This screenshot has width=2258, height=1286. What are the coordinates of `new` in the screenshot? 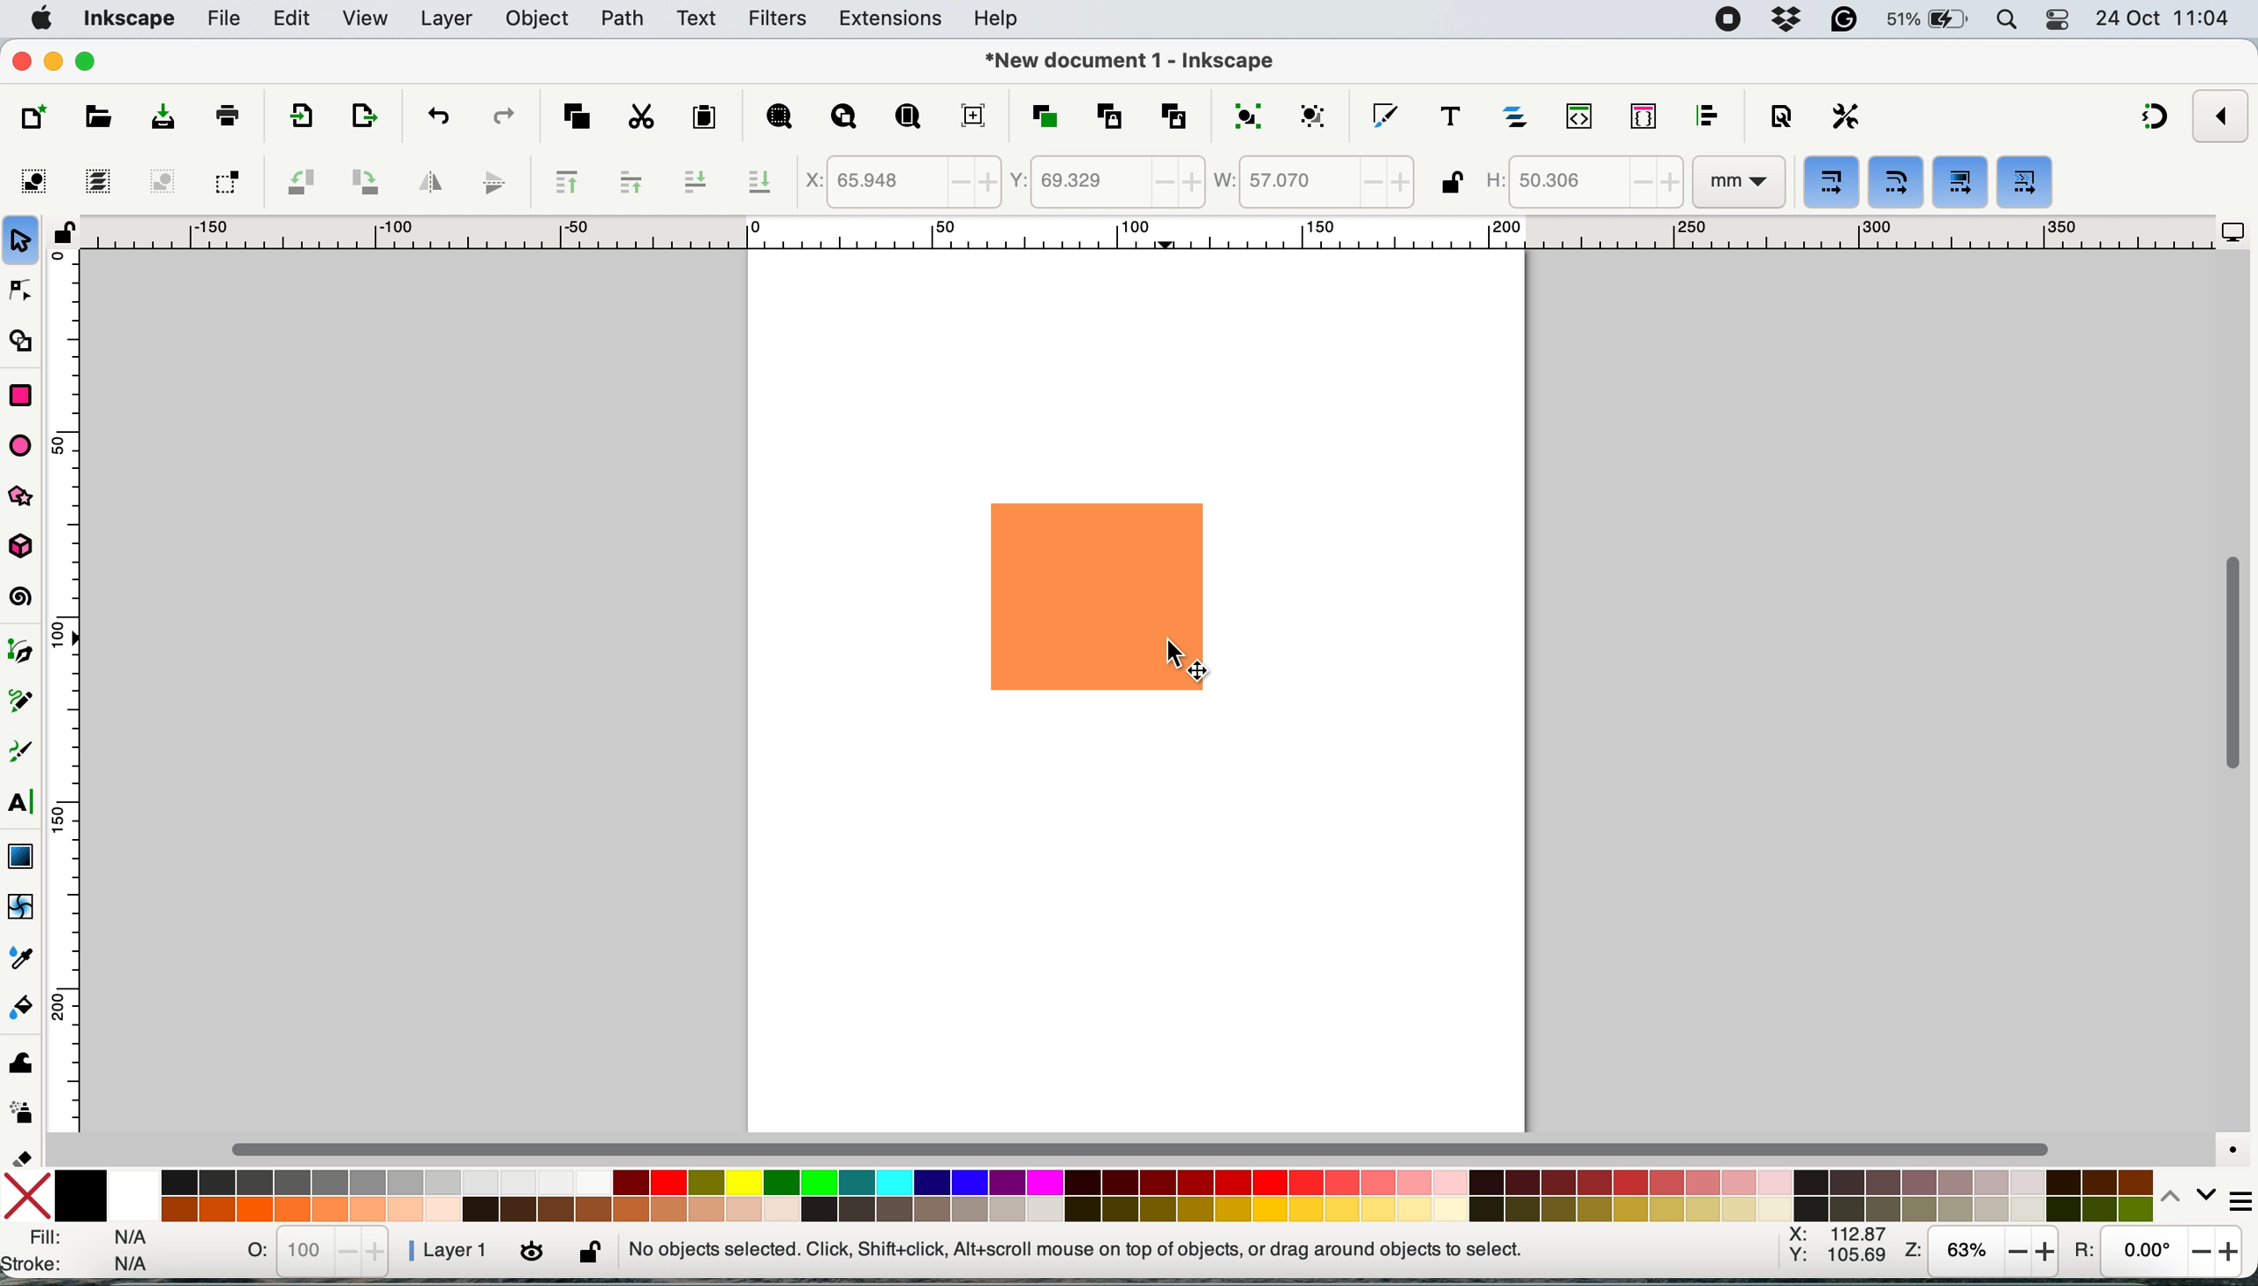 It's located at (37, 117).